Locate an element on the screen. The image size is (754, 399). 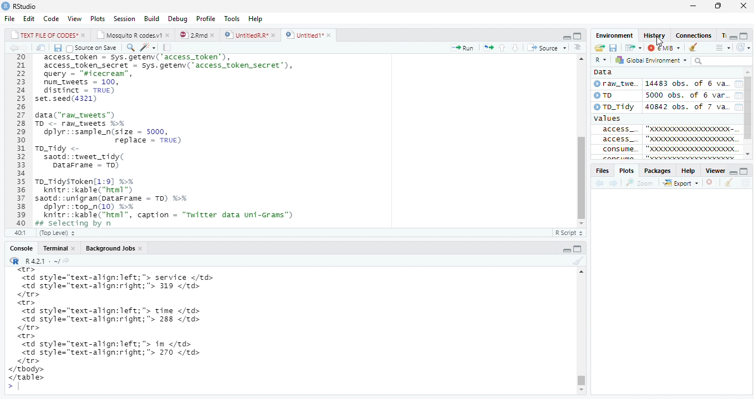
find replace is located at coordinates (131, 47).